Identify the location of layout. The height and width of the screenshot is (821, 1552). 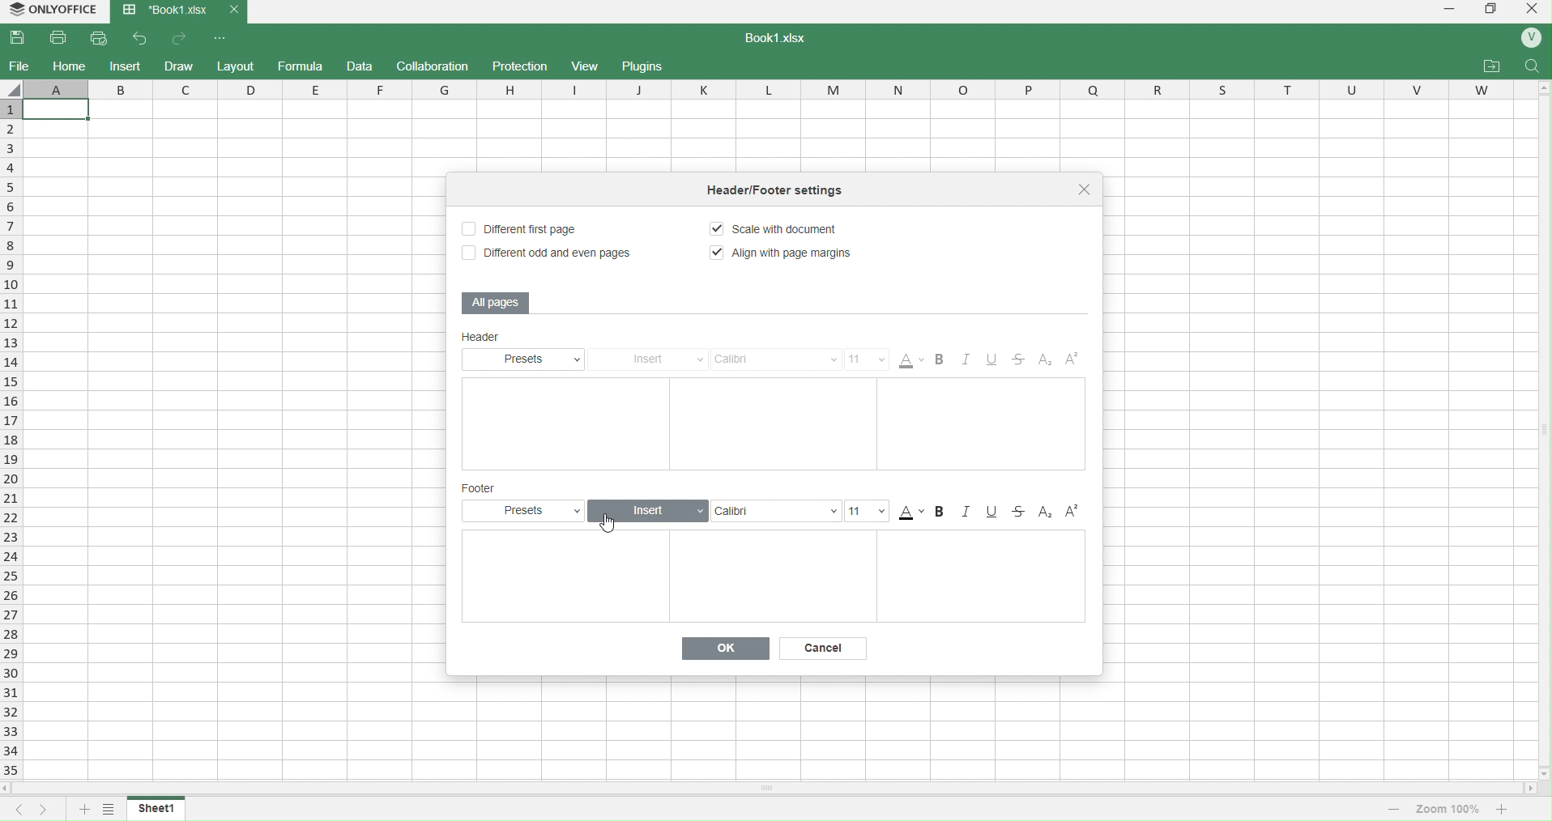
(237, 65).